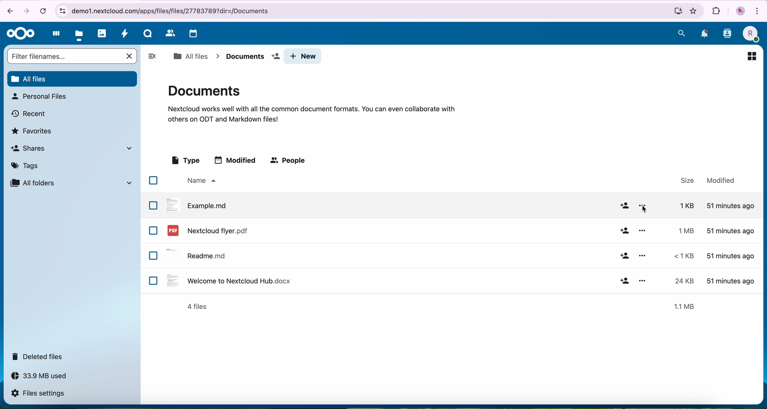  I want to click on toggle sidebar, so click(152, 56).